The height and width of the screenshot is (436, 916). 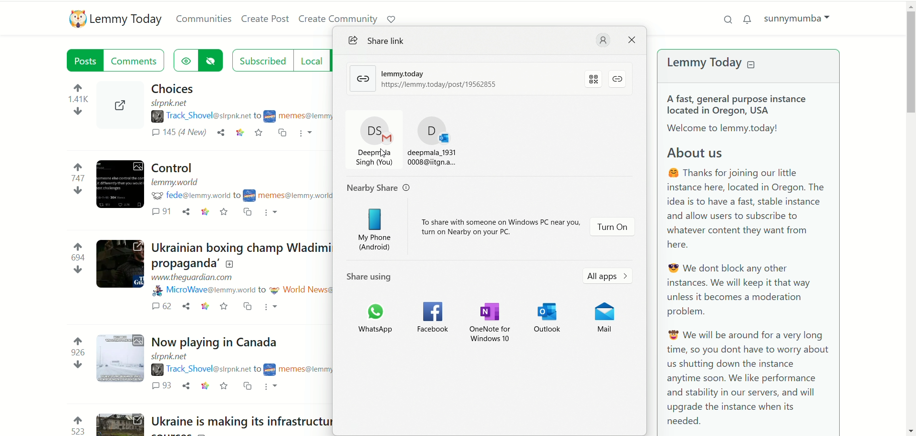 What do you see at coordinates (203, 385) in the screenshot?
I see `link` at bounding box center [203, 385].